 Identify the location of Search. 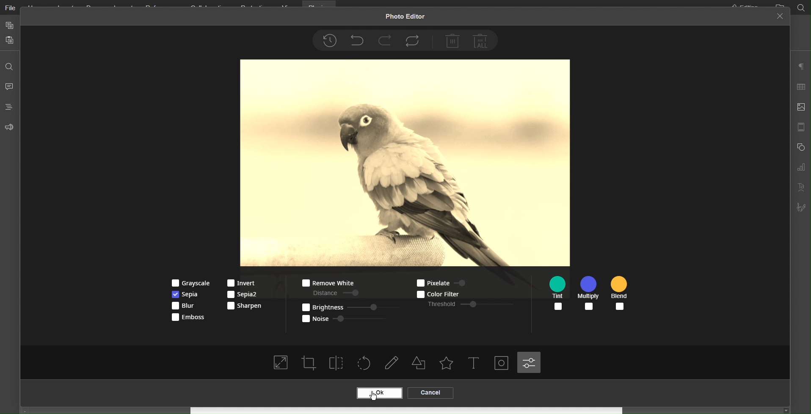
(10, 64).